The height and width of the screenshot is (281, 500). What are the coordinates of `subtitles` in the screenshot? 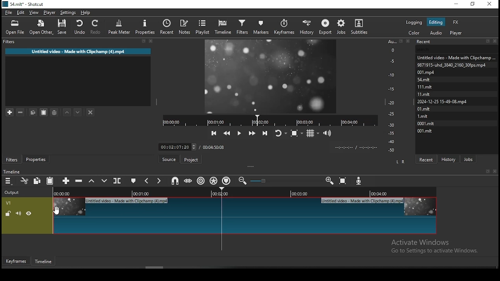 It's located at (360, 26).